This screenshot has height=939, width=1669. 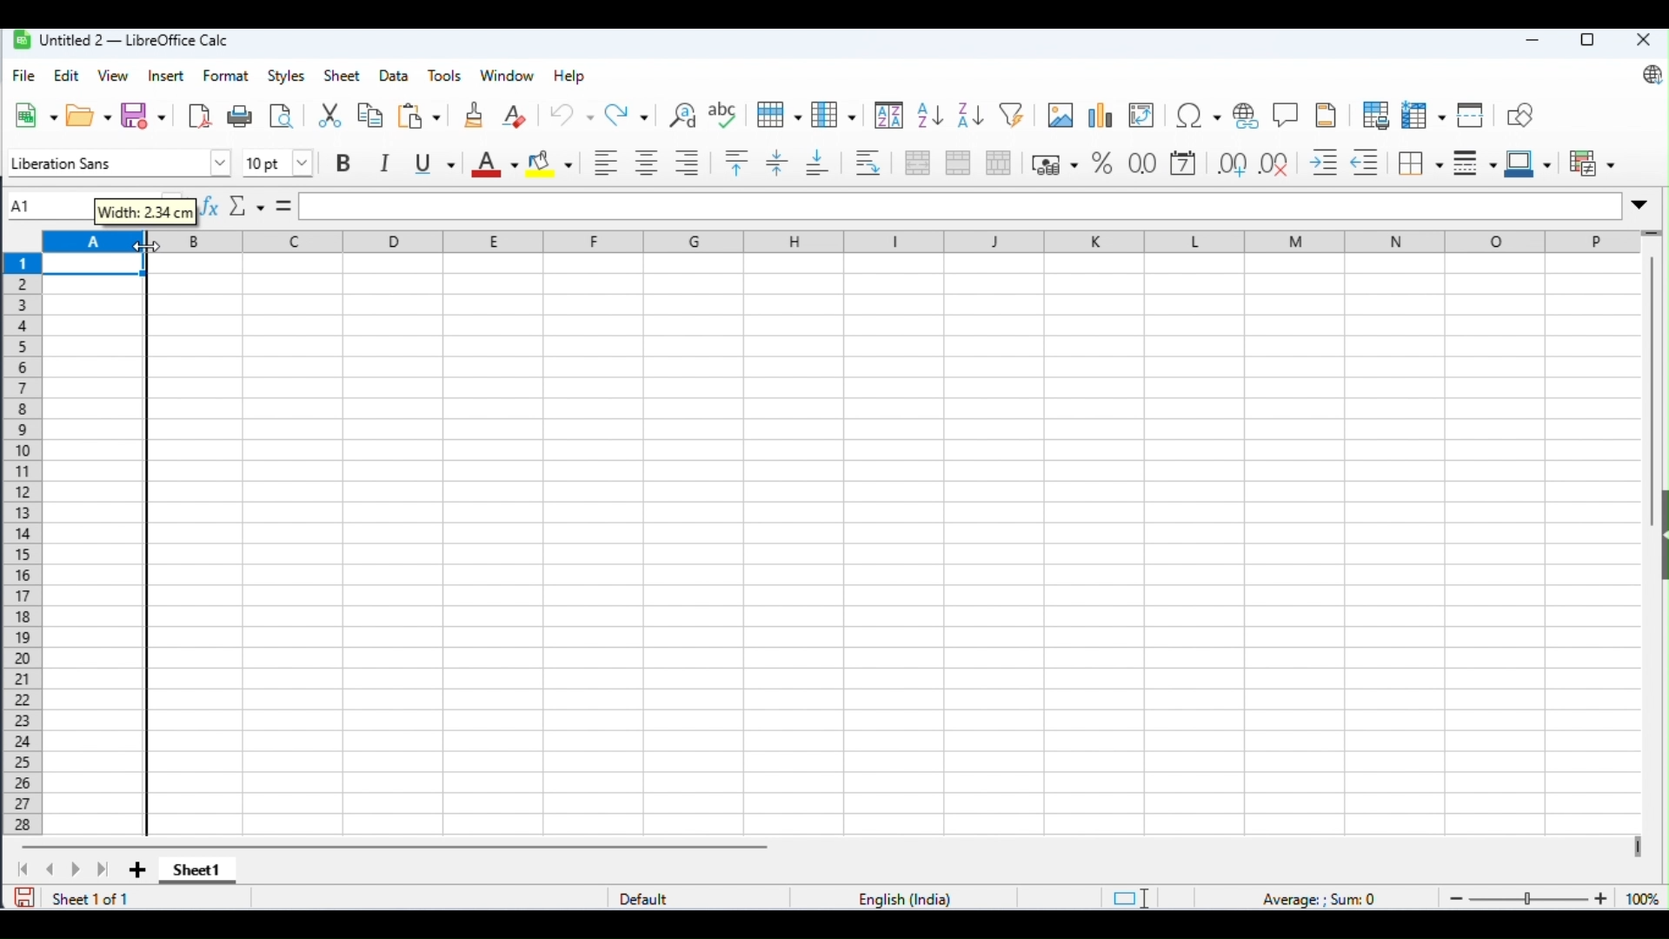 What do you see at coordinates (104, 870) in the screenshot?
I see `last sheet` at bounding box center [104, 870].